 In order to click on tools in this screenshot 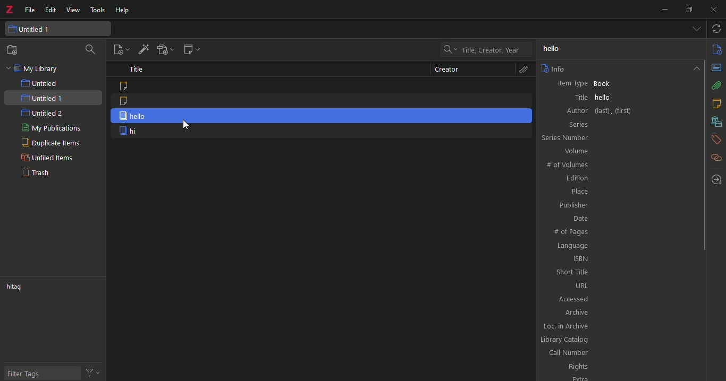, I will do `click(99, 10)`.